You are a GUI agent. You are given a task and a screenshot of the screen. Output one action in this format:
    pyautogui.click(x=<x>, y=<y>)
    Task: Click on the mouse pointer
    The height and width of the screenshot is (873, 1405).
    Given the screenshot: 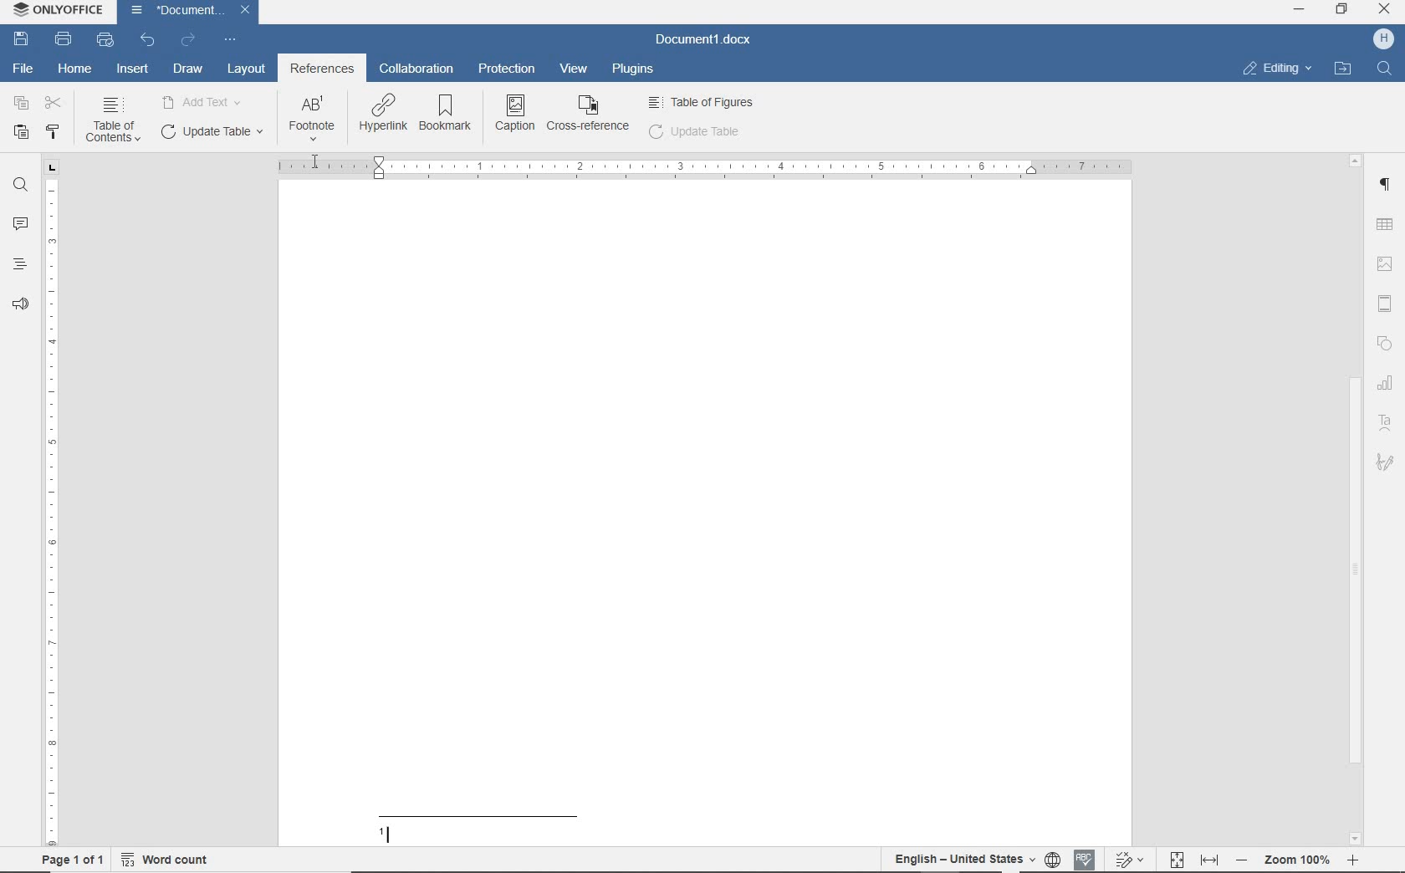 What is the action you would take?
    pyautogui.click(x=315, y=161)
    